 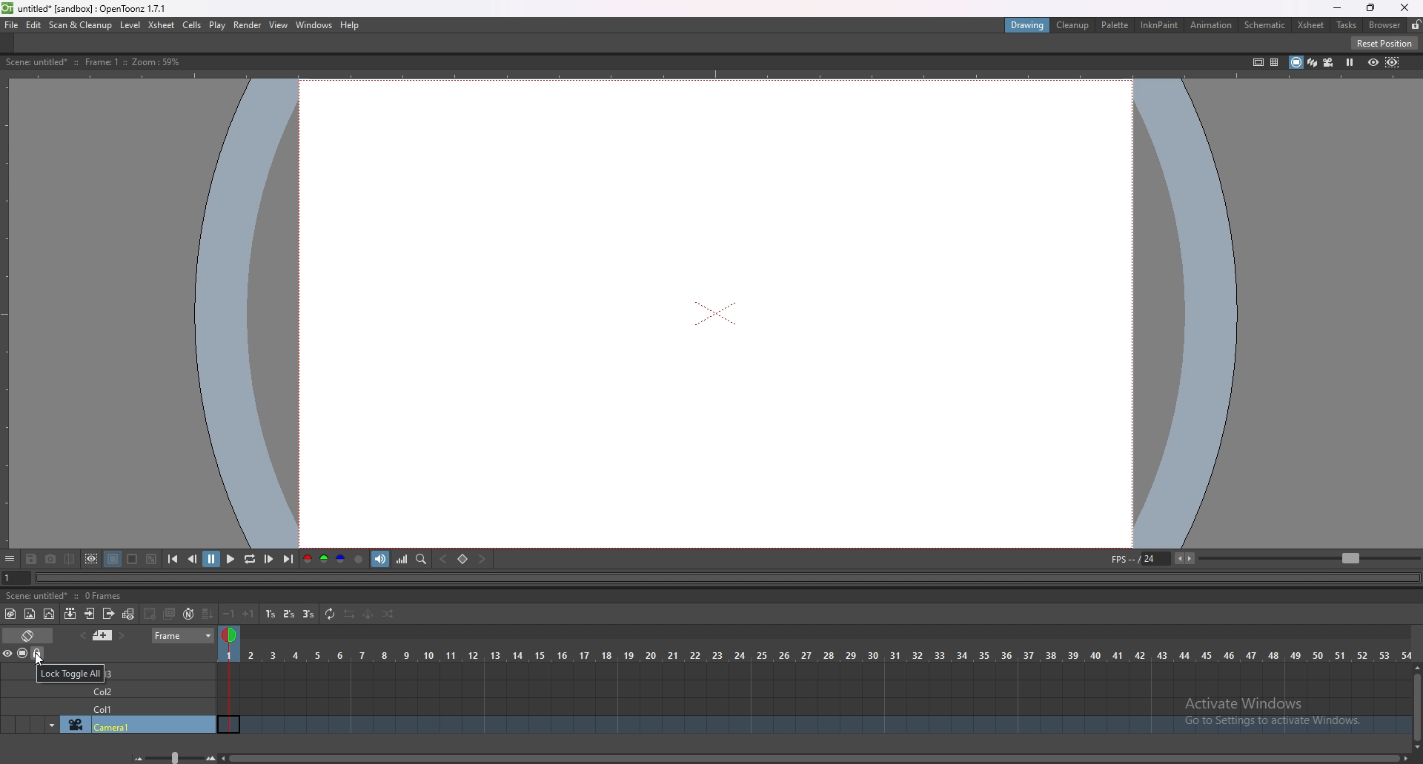 What do you see at coordinates (81, 25) in the screenshot?
I see `scan and cleanup` at bounding box center [81, 25].